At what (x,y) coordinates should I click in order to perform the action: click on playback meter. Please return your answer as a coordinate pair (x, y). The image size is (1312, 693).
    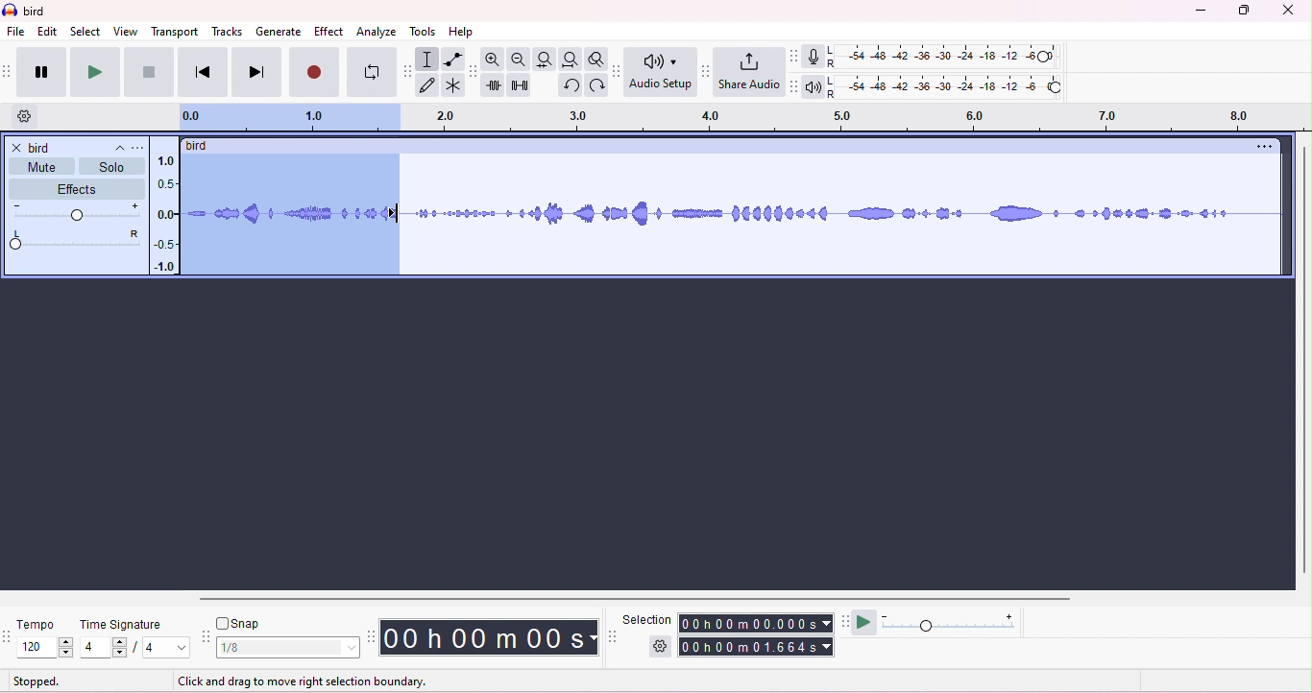
    Looking at the image, I should click on (820, 84).